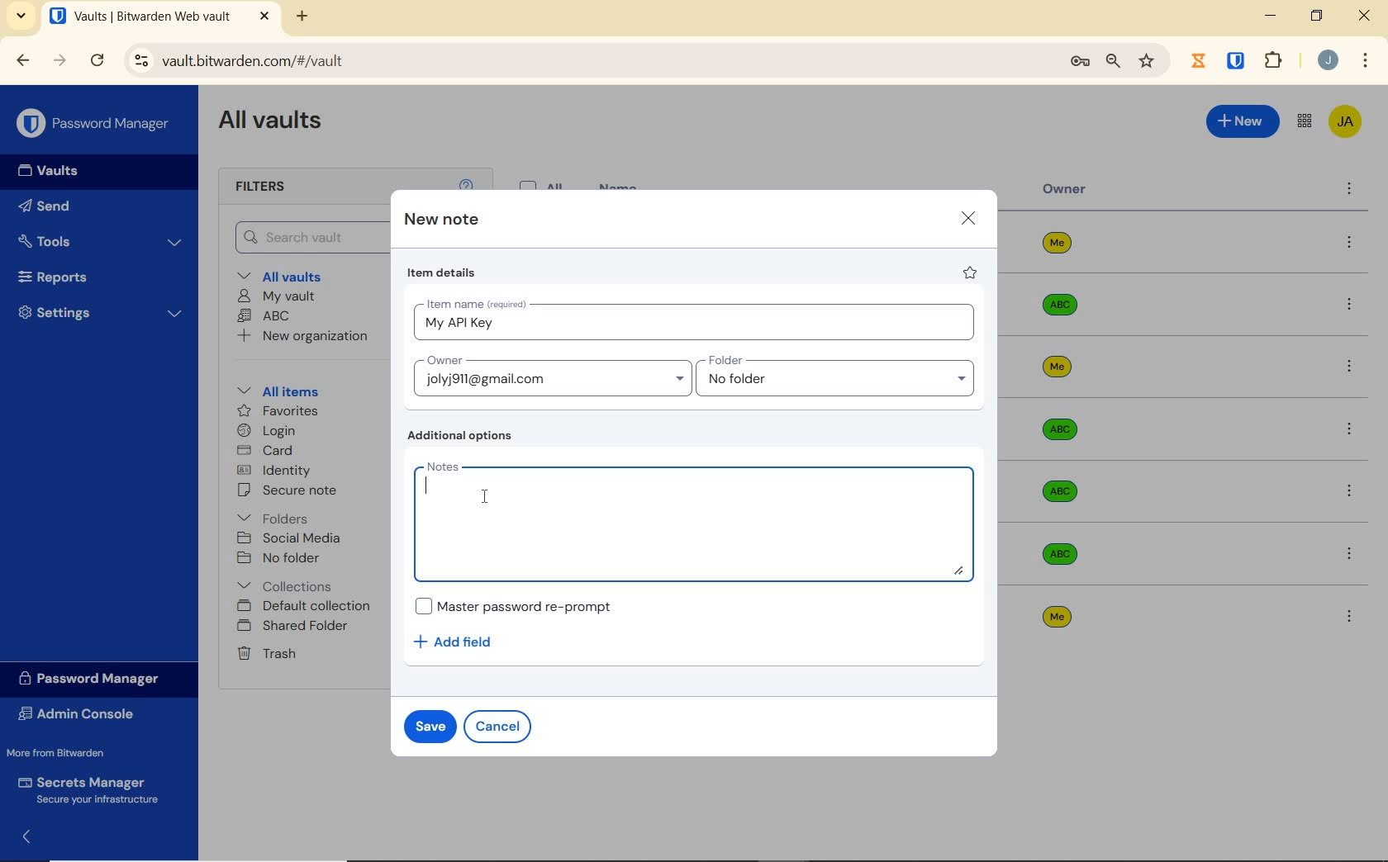 The width and height of the screenshot is (1388, 862). What do you see at coordinates (1080, 63) in the screenshot?
I see `manage passwords` at bounding box center [1080, 63].